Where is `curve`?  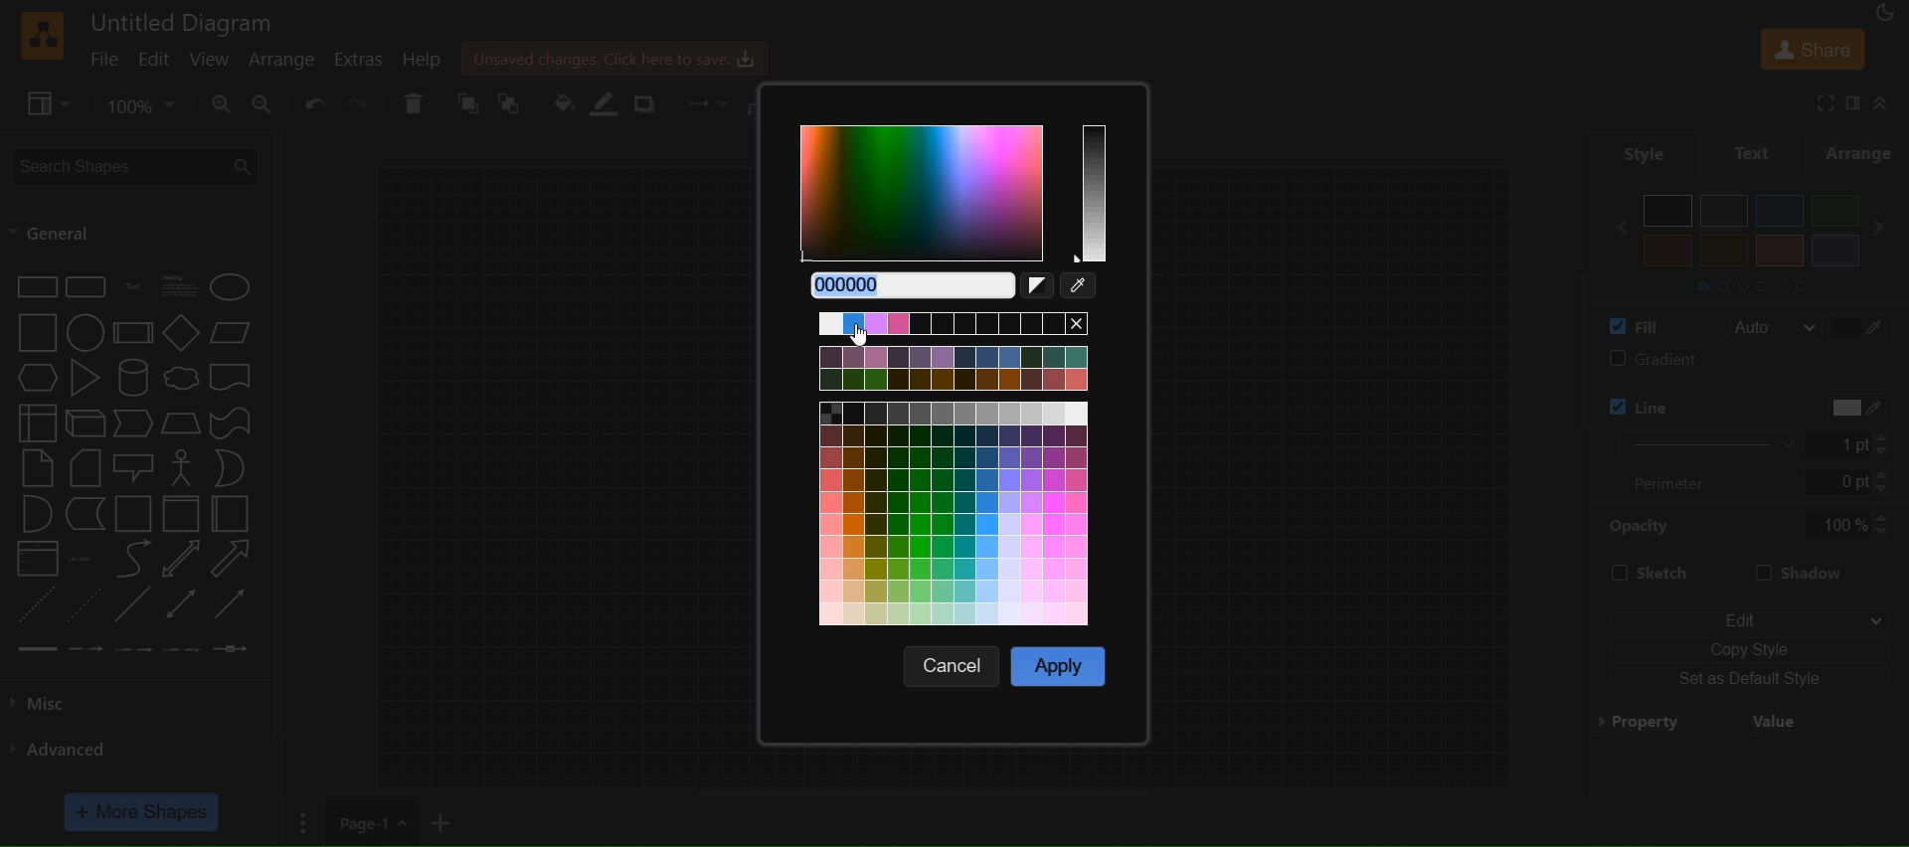
curve is located at coordinates (133, 561).